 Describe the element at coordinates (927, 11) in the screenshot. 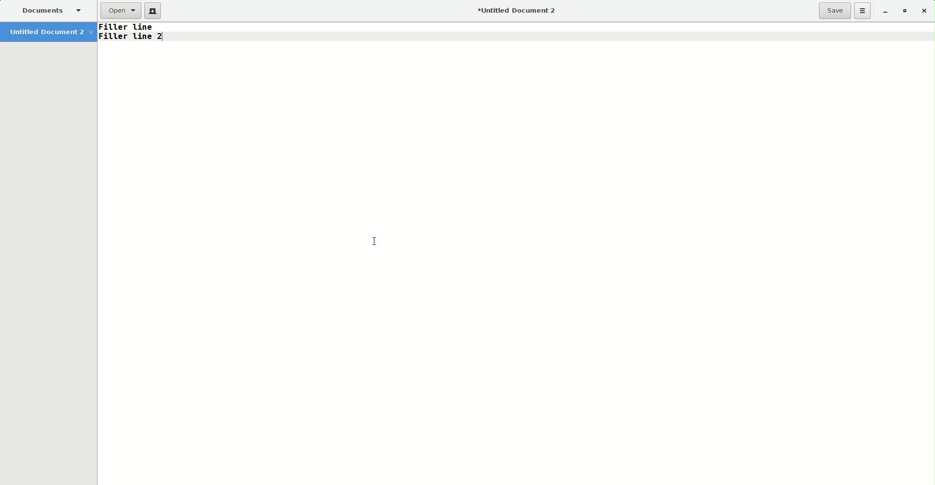

I see `Close` at that location.